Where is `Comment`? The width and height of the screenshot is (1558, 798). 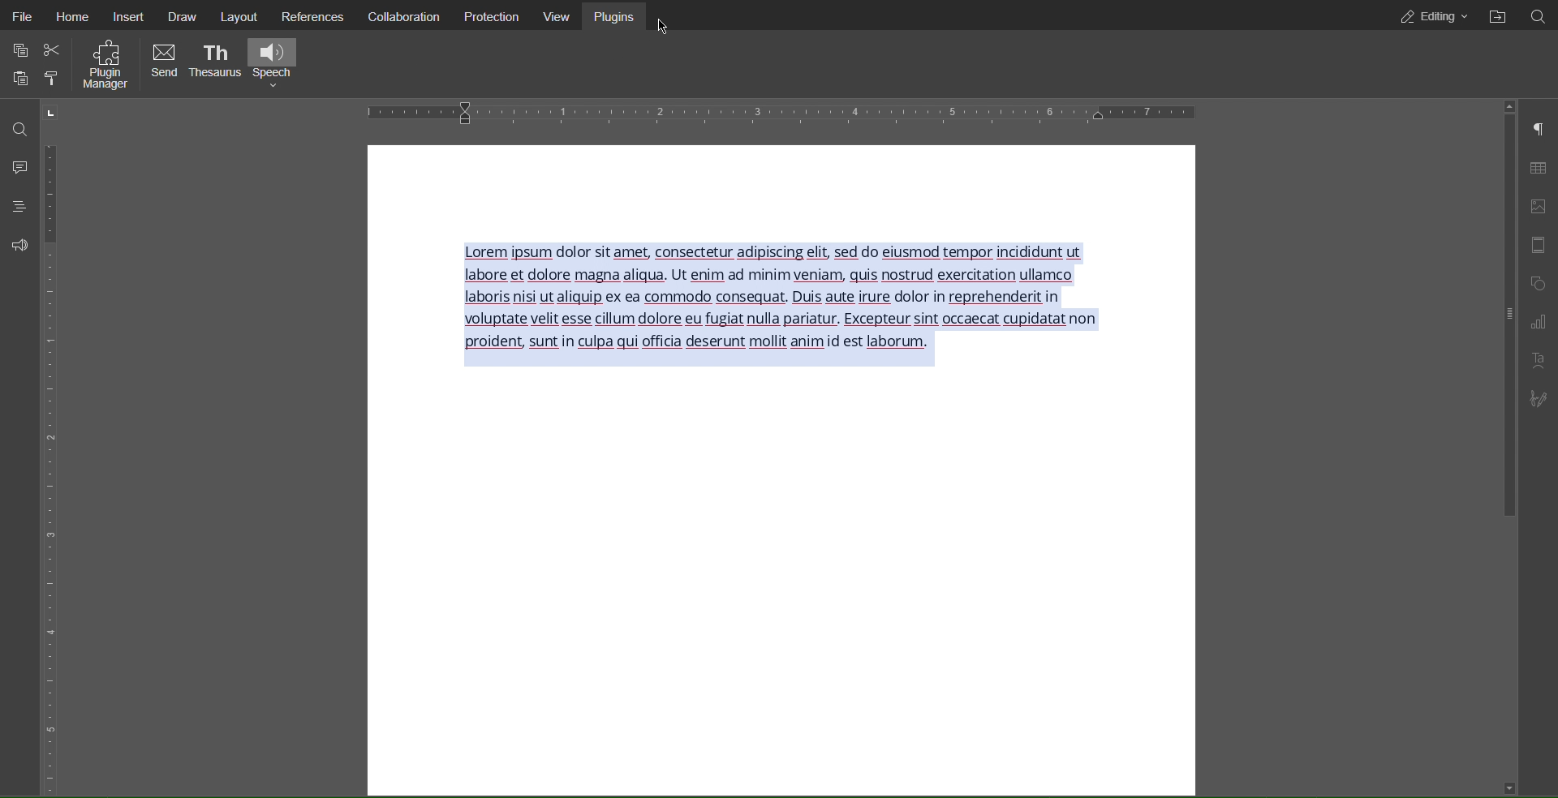
Comment is located at coordinates (15, 166).